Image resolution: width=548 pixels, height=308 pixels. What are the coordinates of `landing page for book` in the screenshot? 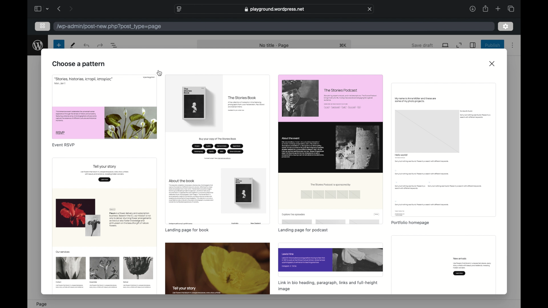 It's located at (186, 230).